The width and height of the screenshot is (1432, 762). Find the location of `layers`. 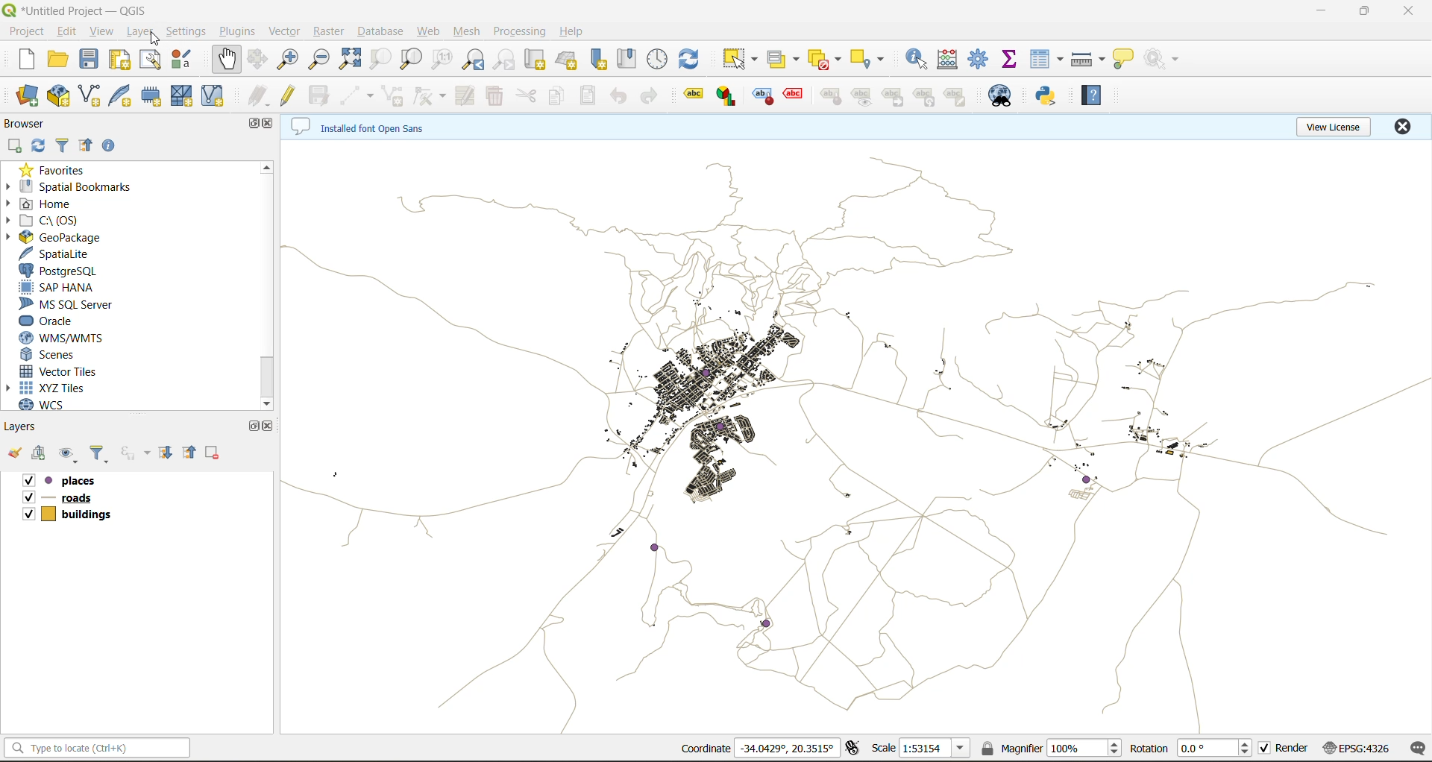

layers is located at coordinates (852, 436).